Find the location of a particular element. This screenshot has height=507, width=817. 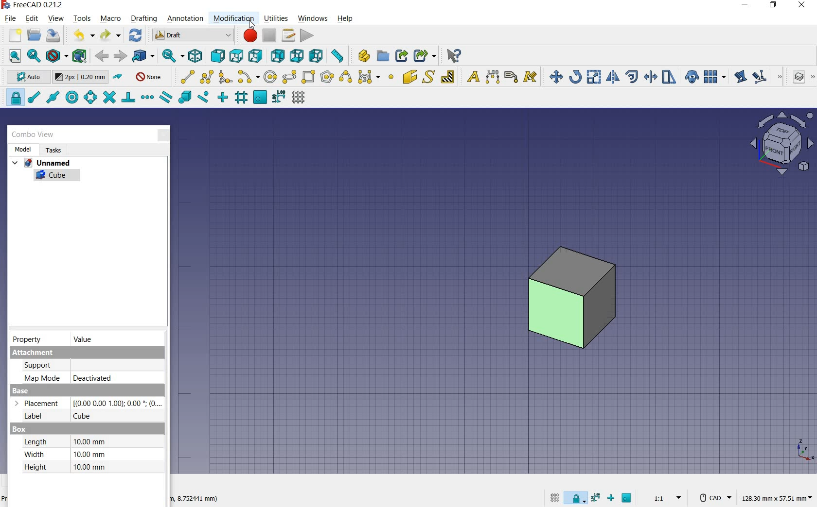

 is located at coordinates (116, 403).